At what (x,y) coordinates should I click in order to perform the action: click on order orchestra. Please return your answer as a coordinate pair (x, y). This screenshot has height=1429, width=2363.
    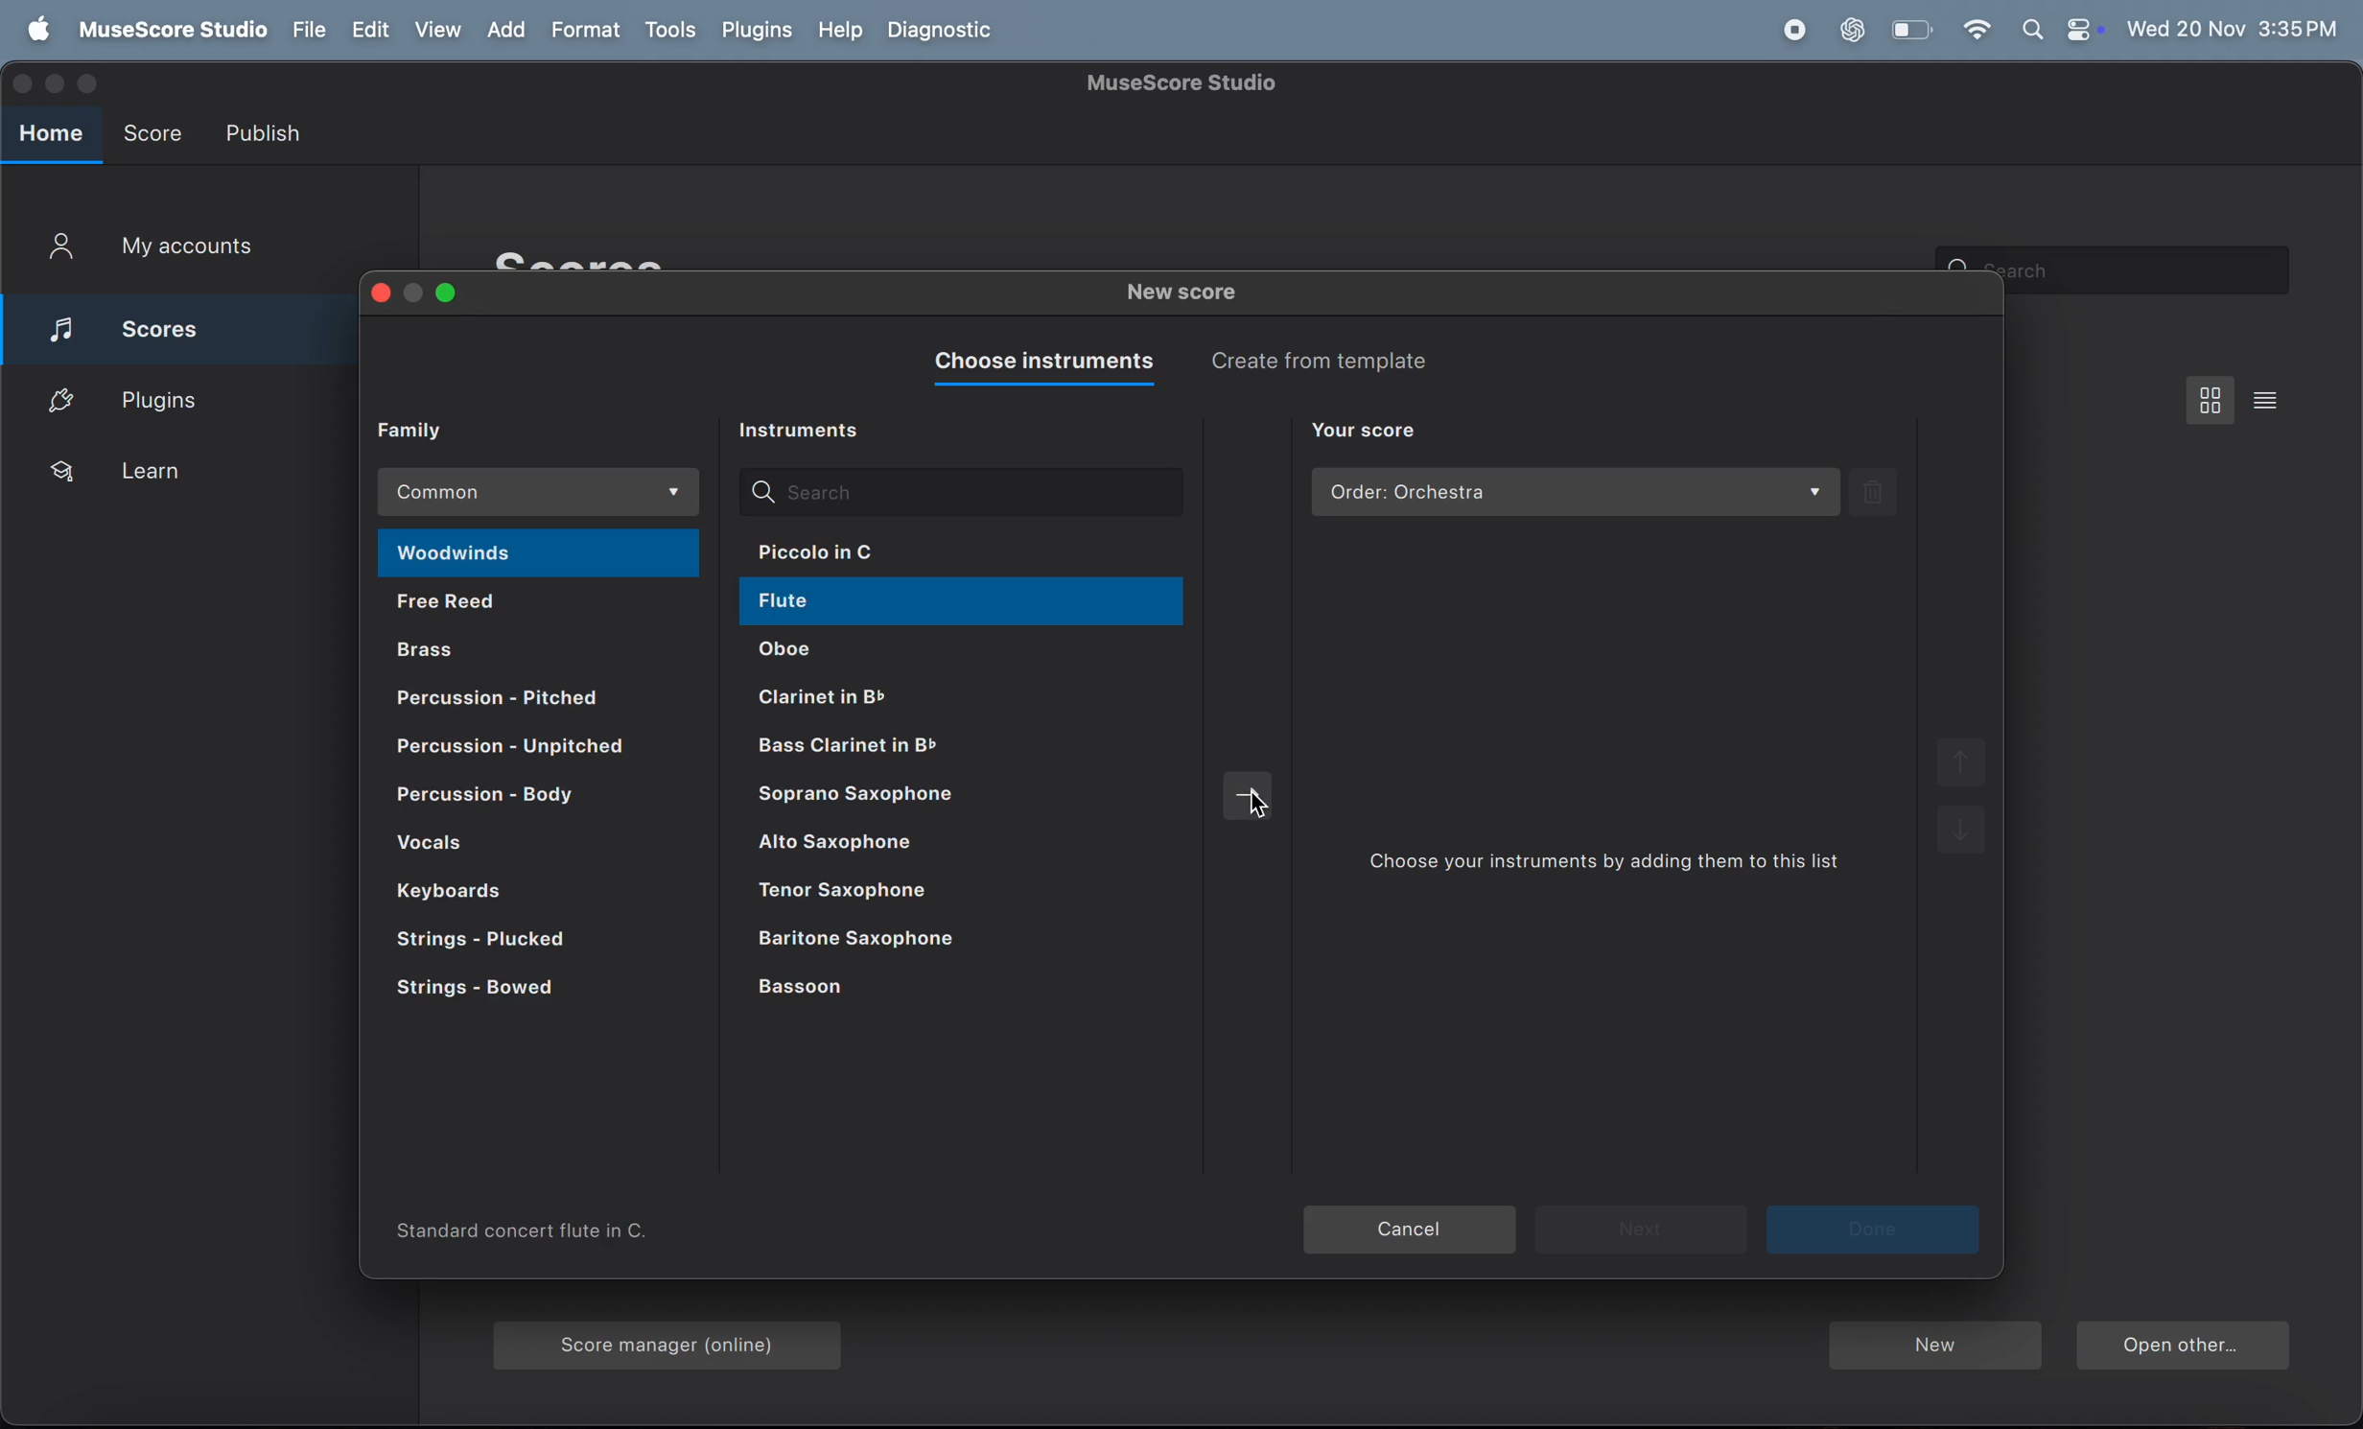
    Looking at the image, I should click on (1577, 493).